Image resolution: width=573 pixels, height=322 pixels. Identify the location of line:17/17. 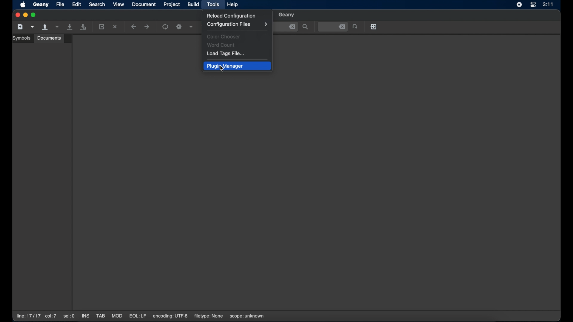
(28, 316).